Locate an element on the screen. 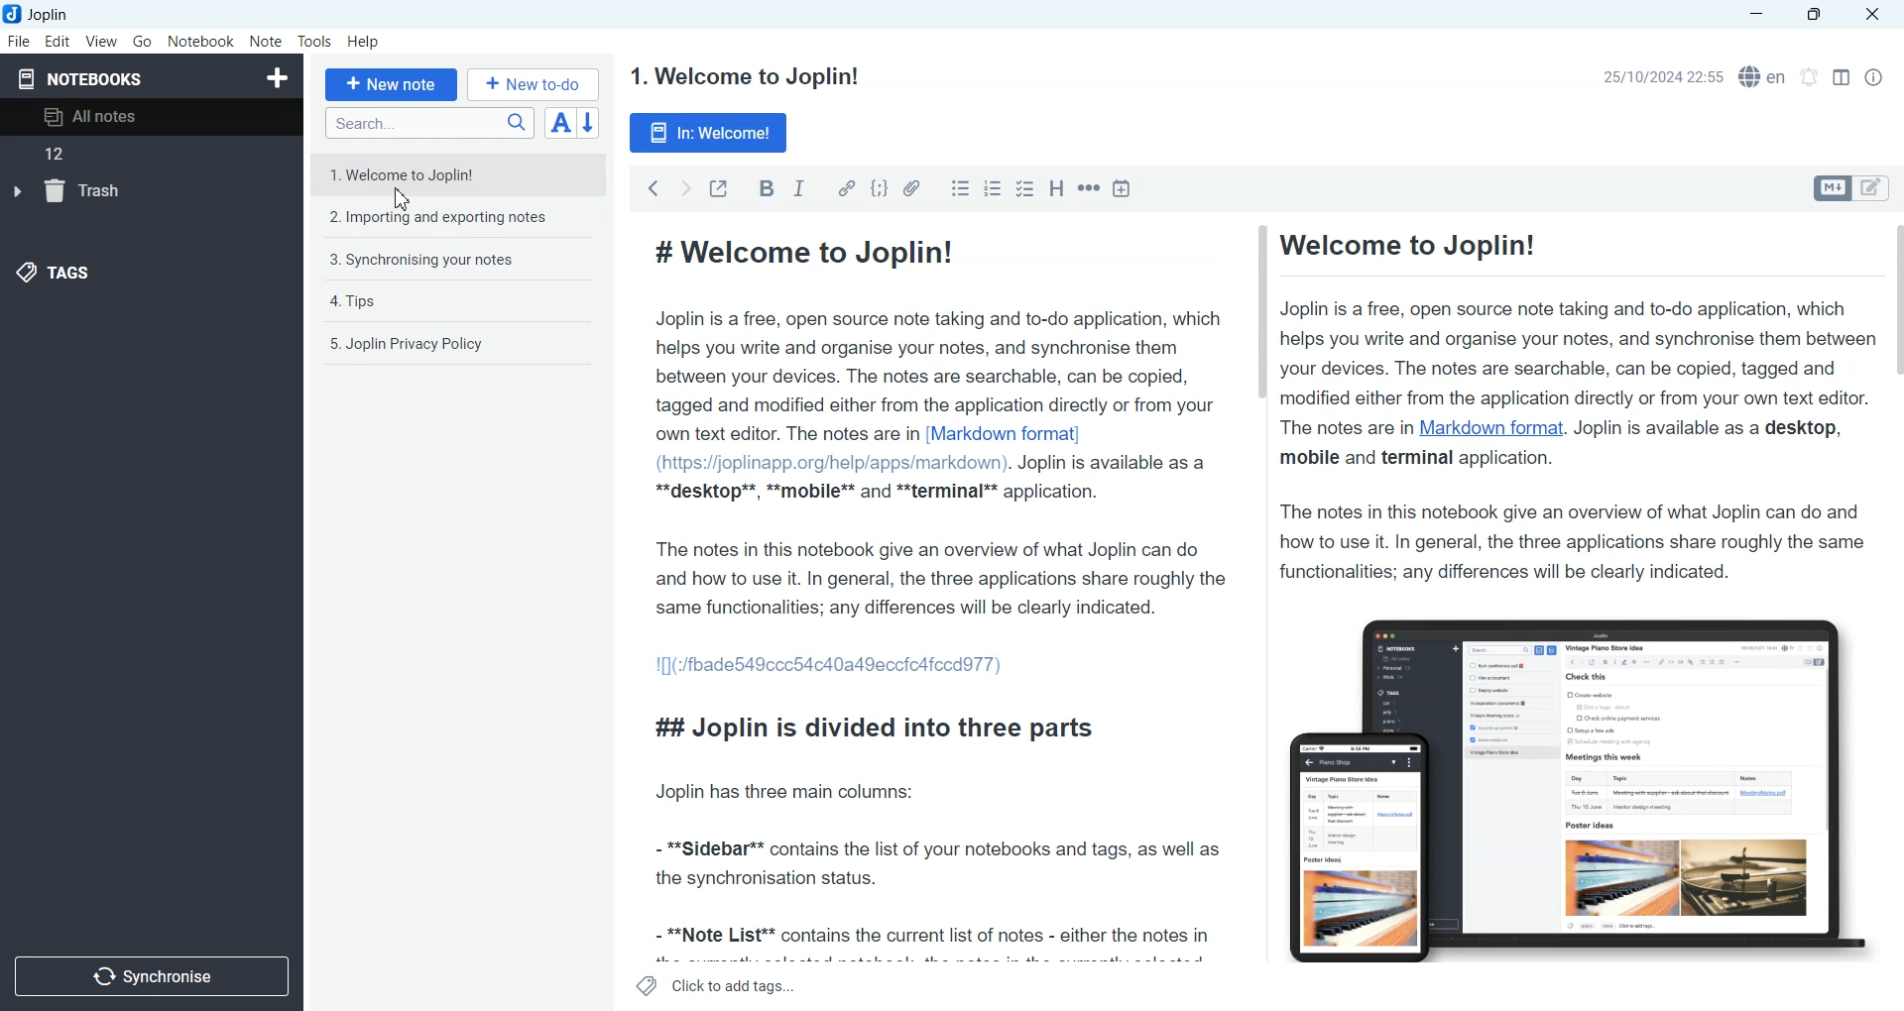 The image size is (1904, 1011). Maximize is located at coordinates (1818, 15).